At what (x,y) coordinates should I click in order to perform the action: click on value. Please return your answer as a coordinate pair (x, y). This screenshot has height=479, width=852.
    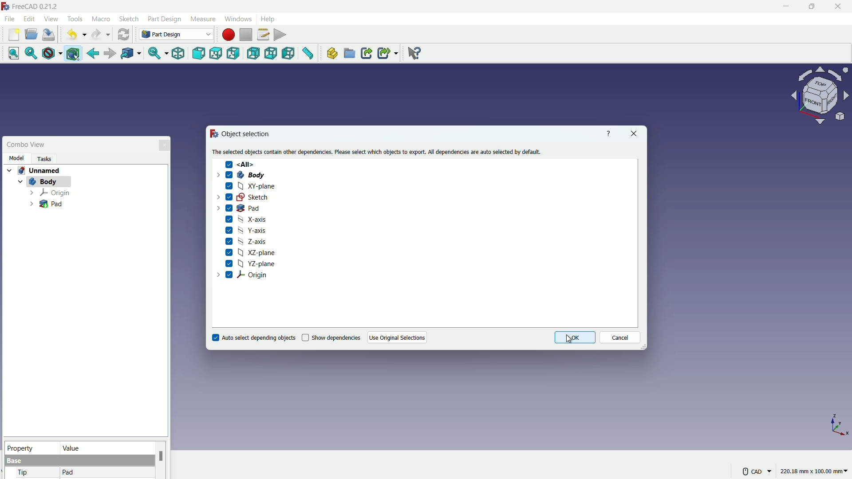
    Looking at the image, I should click on (105, 448).